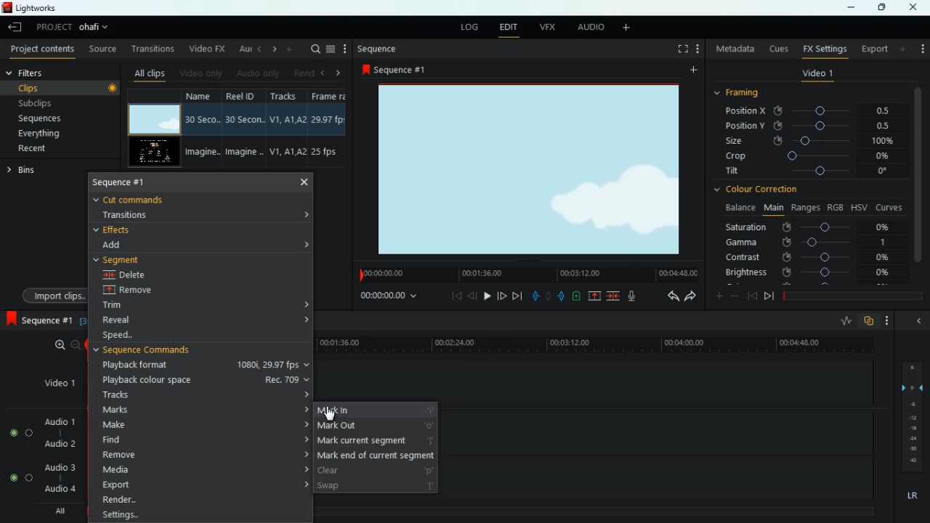  What do you see at coordinates (329, 413) in the screenshot?
I see `cursor` at bounding box center [329, 413].